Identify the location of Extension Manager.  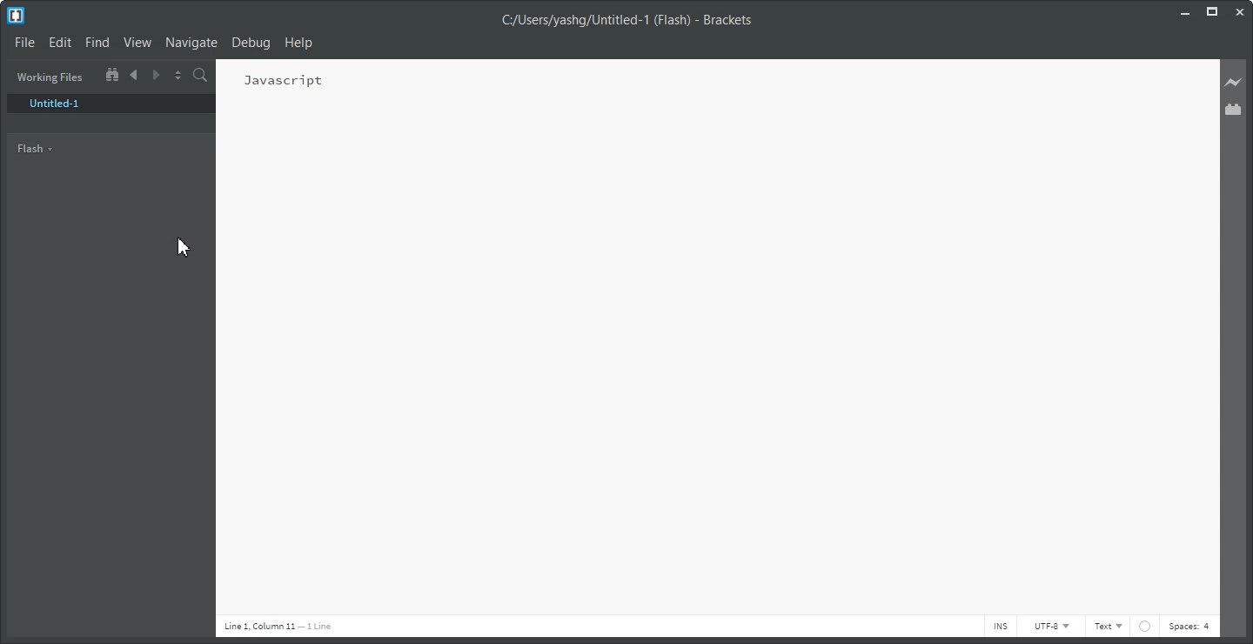
(1234, 109).